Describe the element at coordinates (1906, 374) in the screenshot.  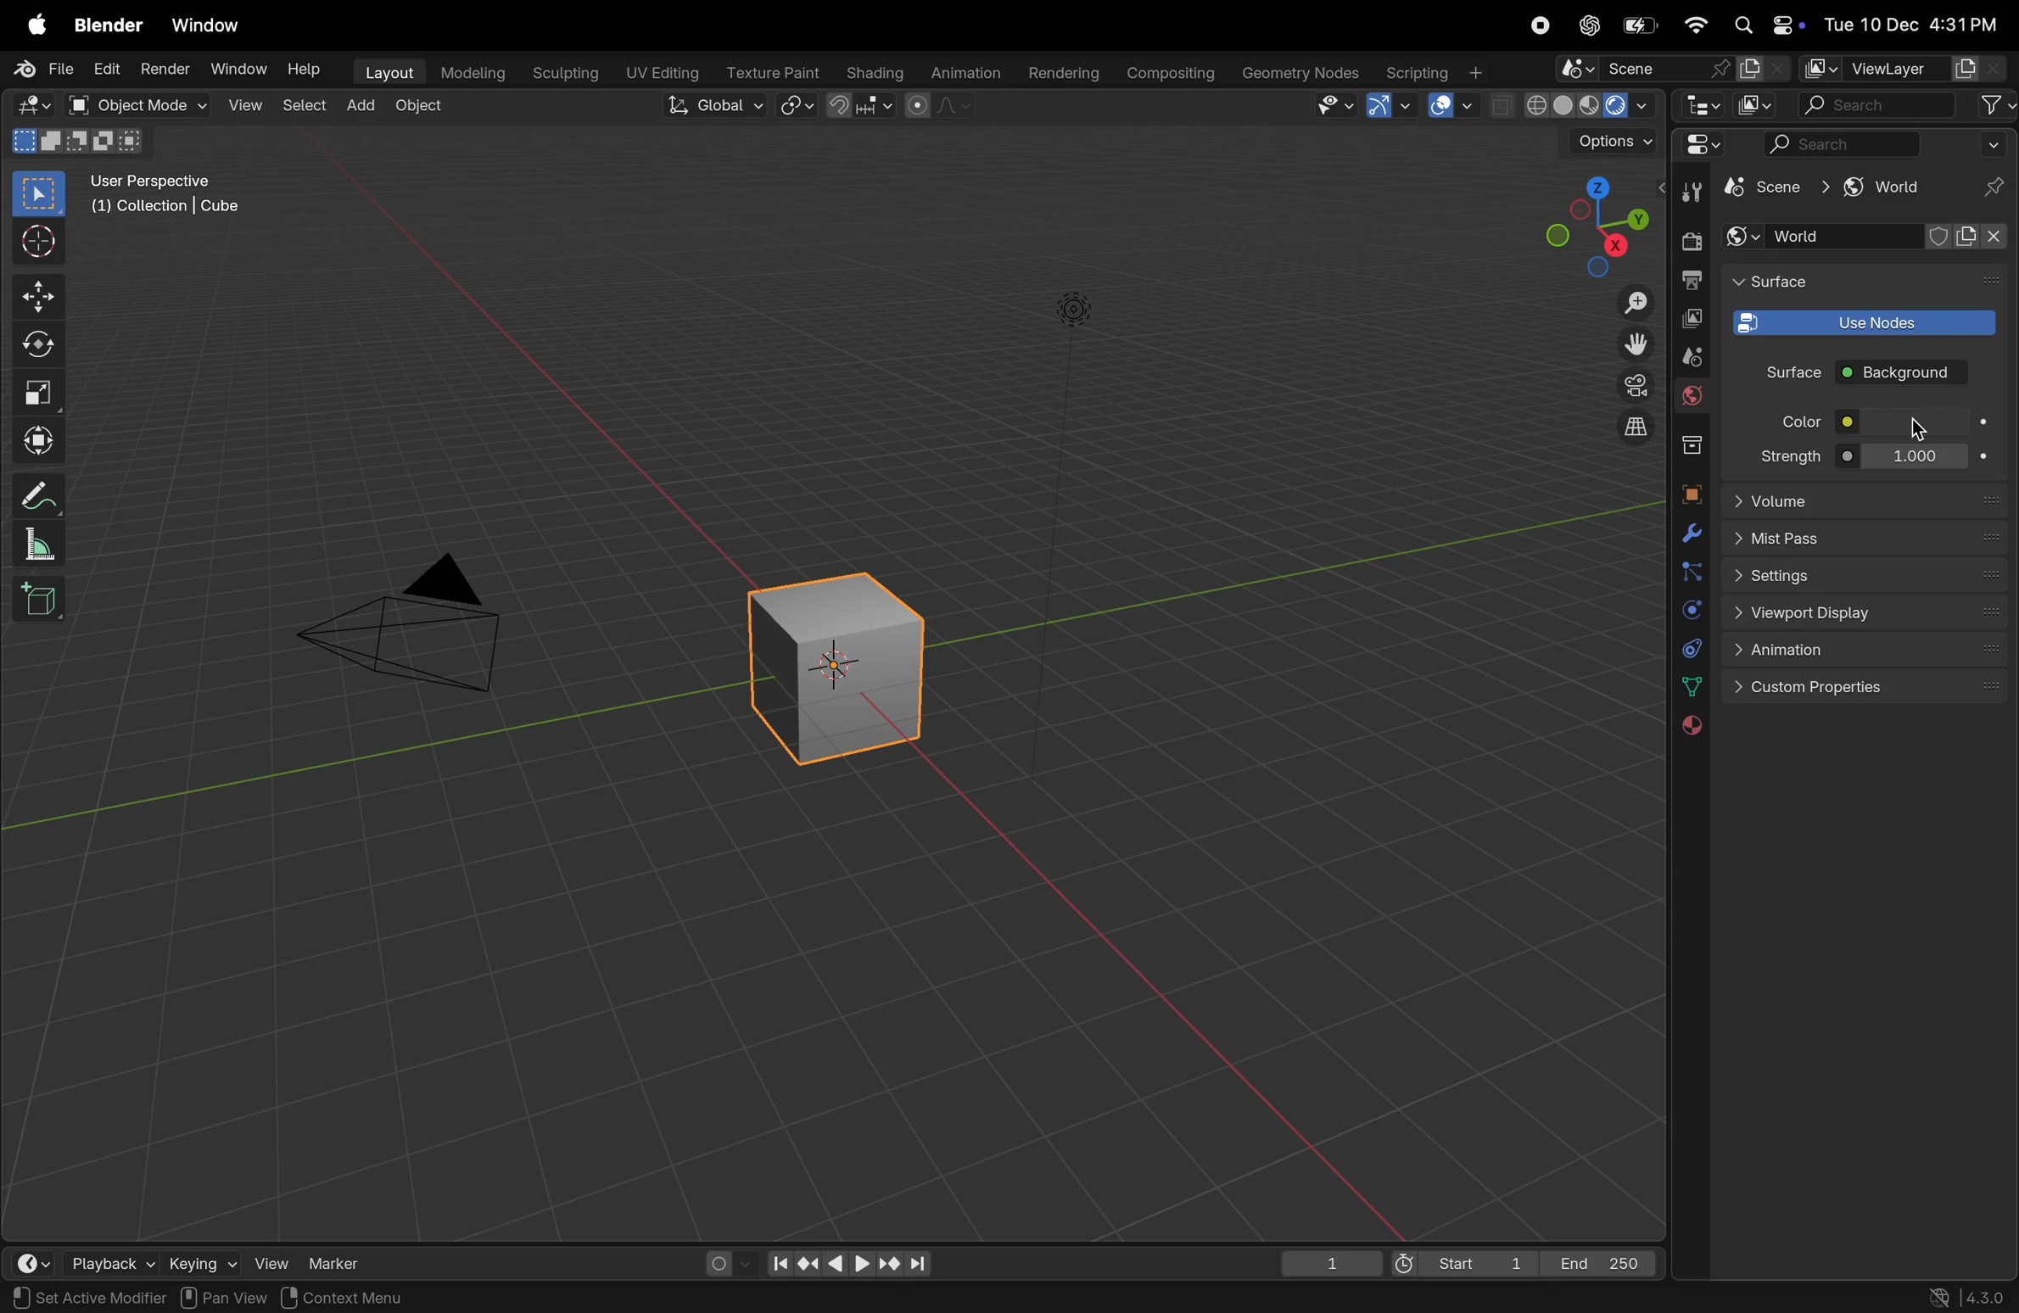
I see `background` at that location.